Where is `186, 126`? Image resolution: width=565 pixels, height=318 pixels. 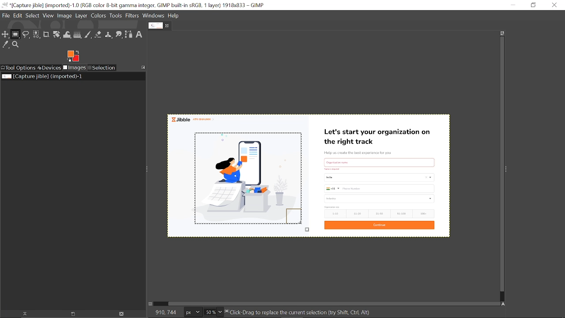
186, 126 is located at coordinates (163, 313).